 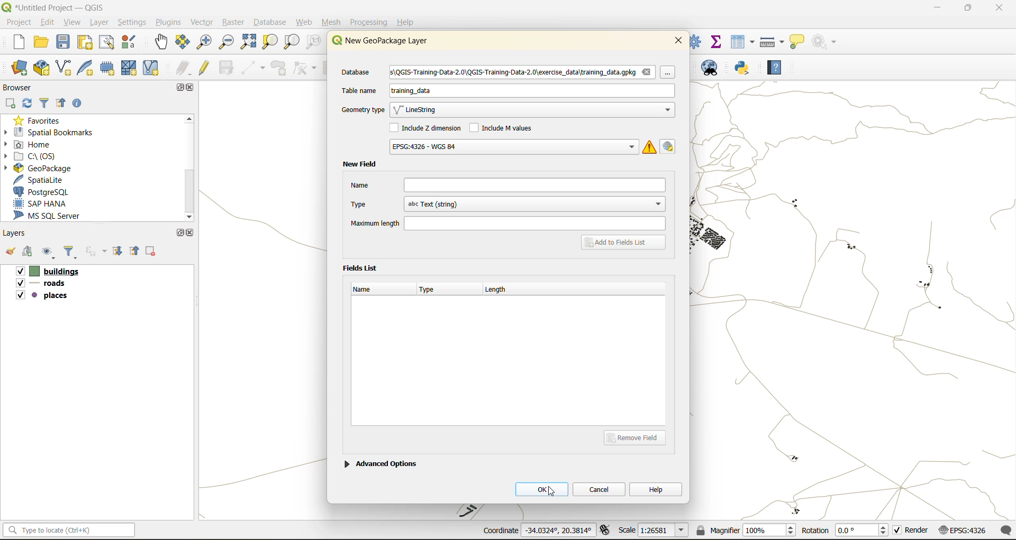 What do you see at coordinates (314, 43) in the screenshot?
I see `zoom native` at bounding box center [314, 43].